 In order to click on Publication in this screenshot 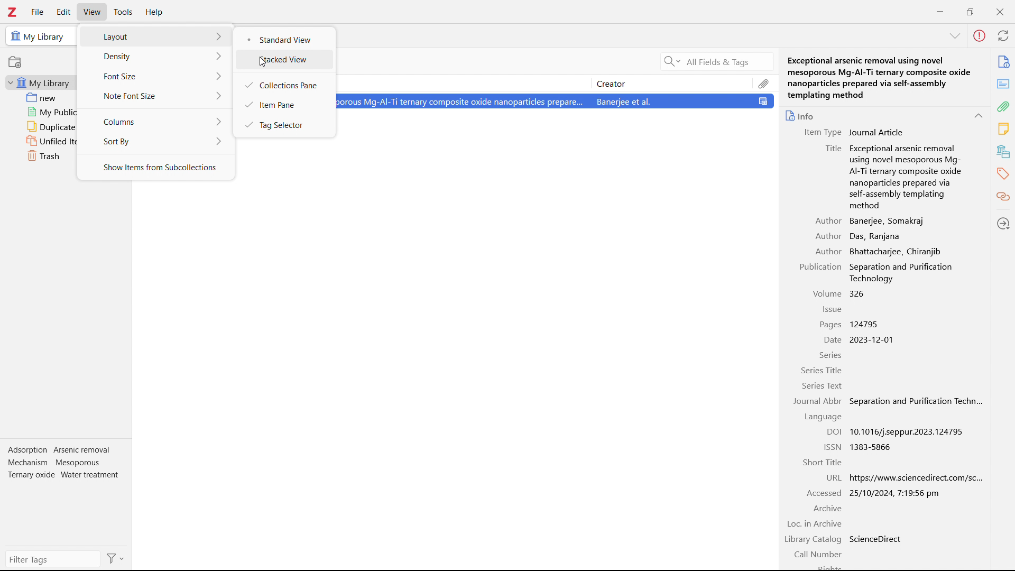, I will do `click(819, 267)`.